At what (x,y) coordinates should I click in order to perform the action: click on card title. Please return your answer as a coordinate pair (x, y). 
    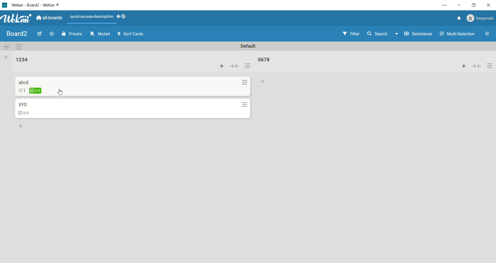
    Looking at the image, I should click on (24, 81).